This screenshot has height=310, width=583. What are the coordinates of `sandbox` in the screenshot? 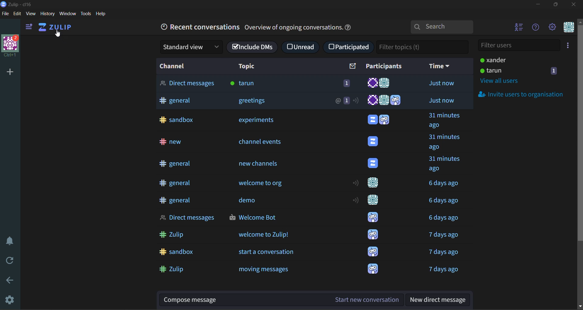 It's located at (176, 251).